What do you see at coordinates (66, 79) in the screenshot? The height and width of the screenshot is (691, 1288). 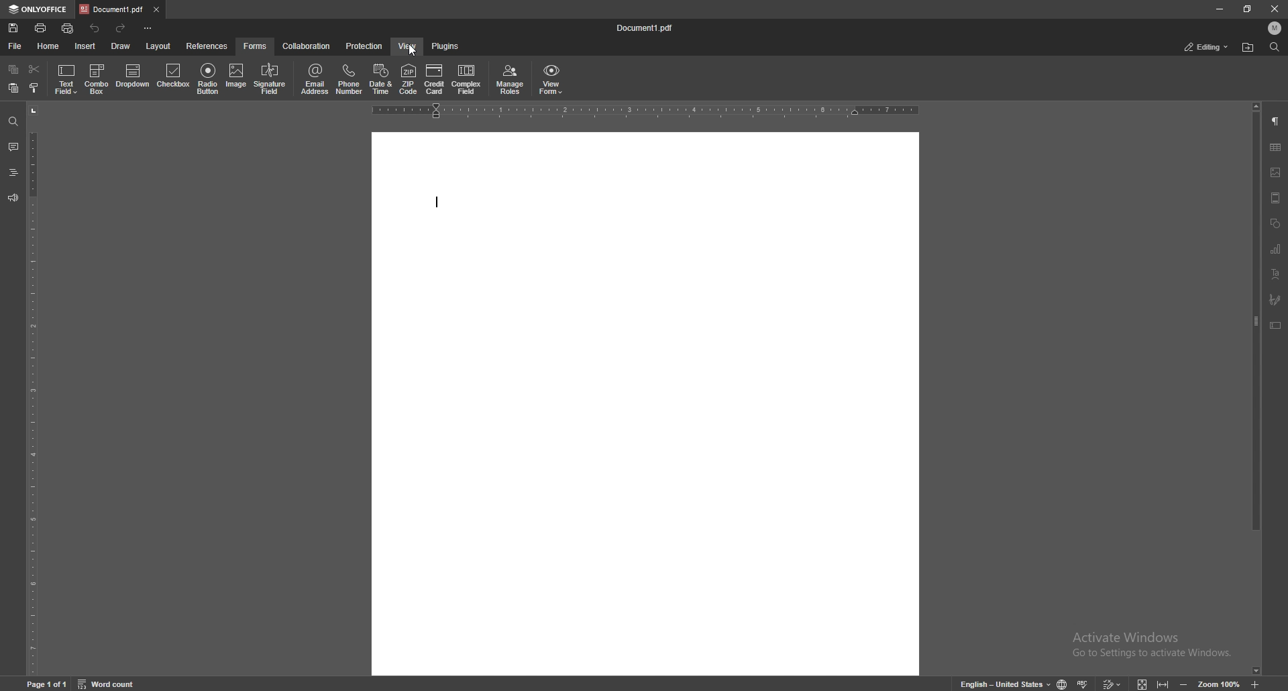 I see `text field` at bounding box center [66, 79].